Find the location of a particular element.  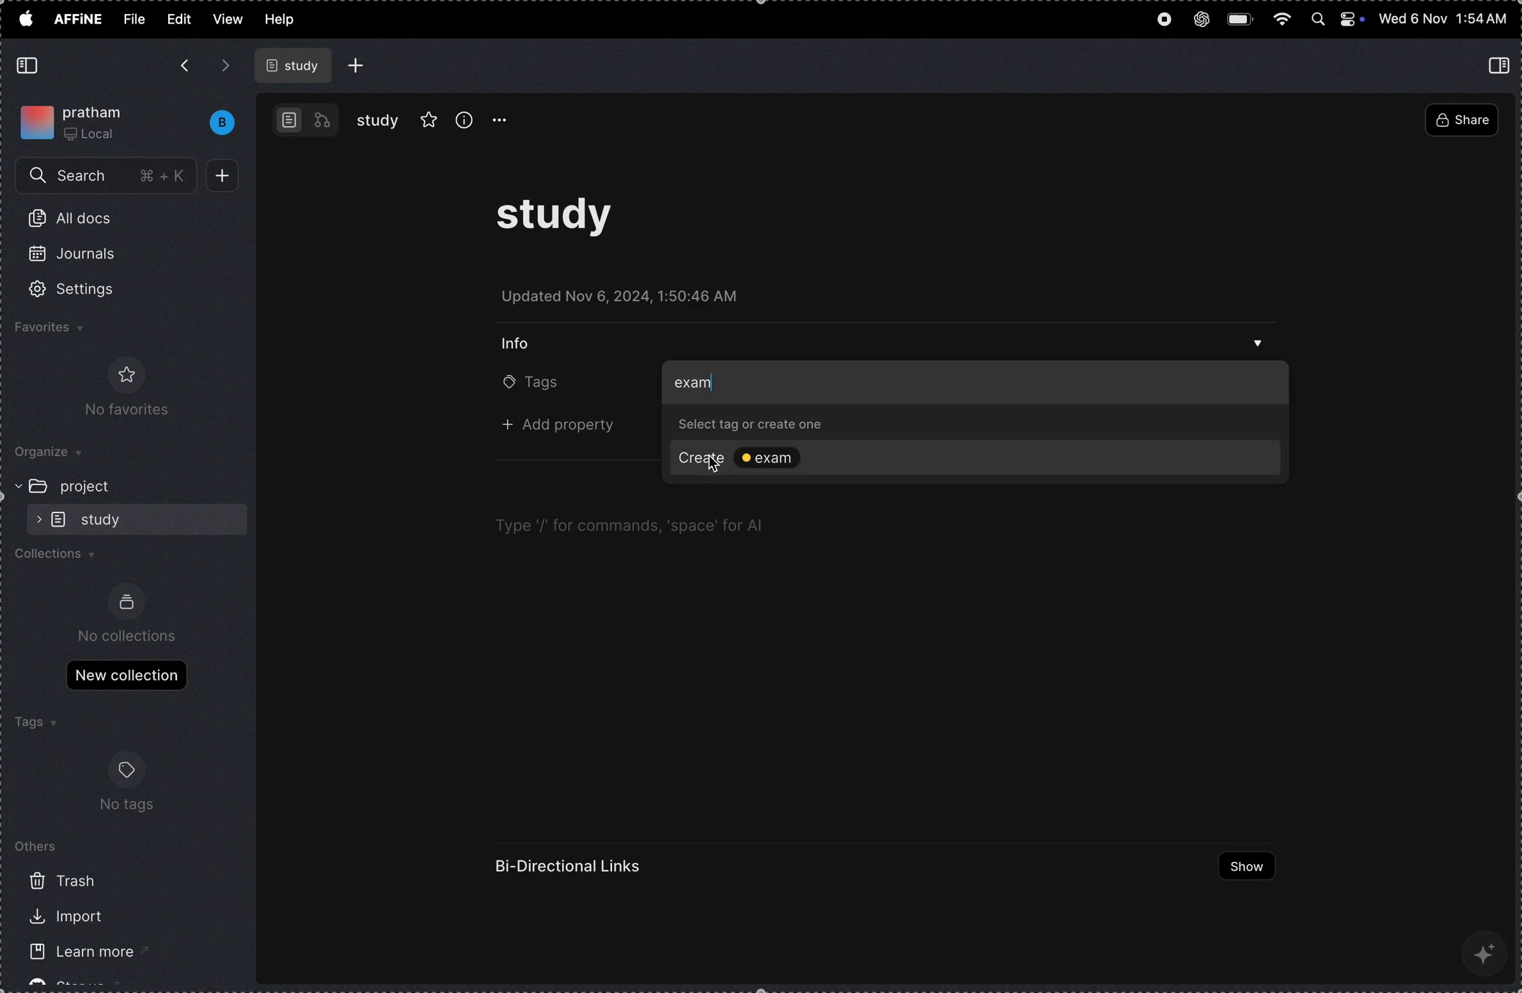

my work space is located at coordinates (77, 120).